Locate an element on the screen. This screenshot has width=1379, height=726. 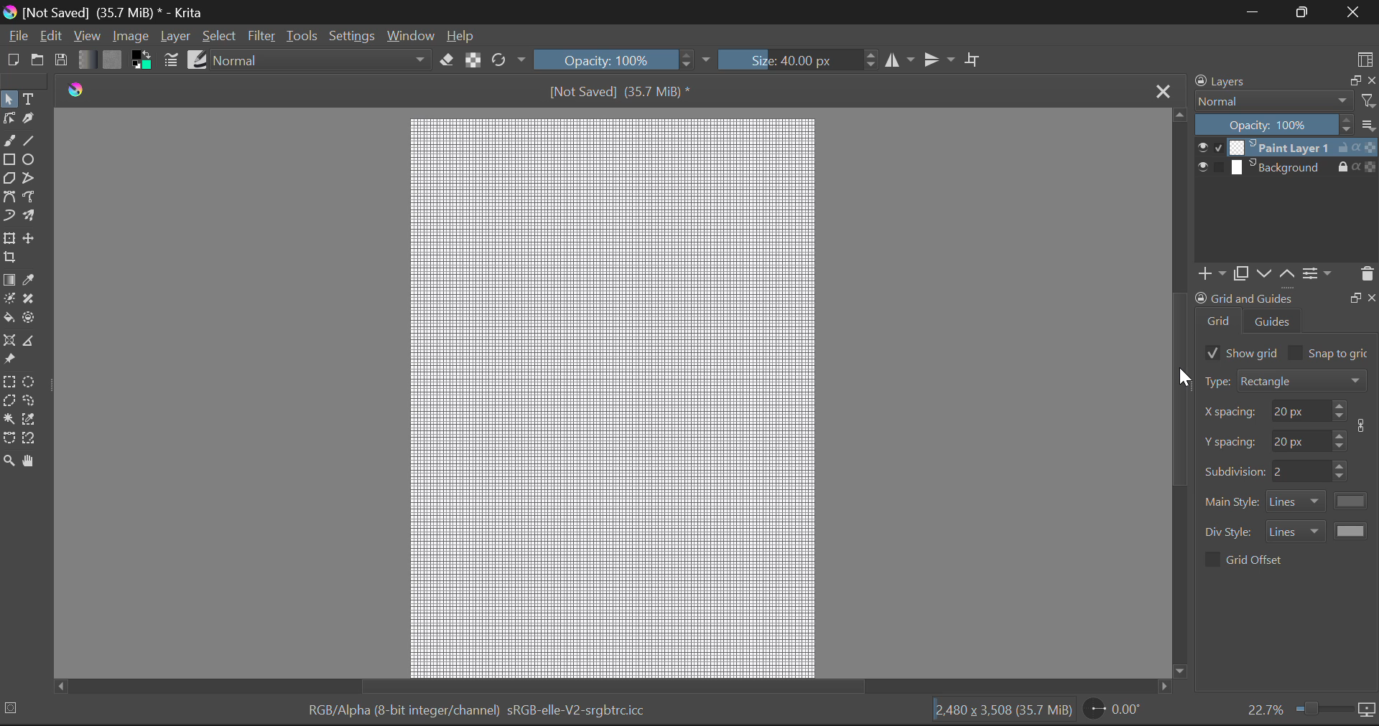
opacity is located at coordinates (1274, 124).